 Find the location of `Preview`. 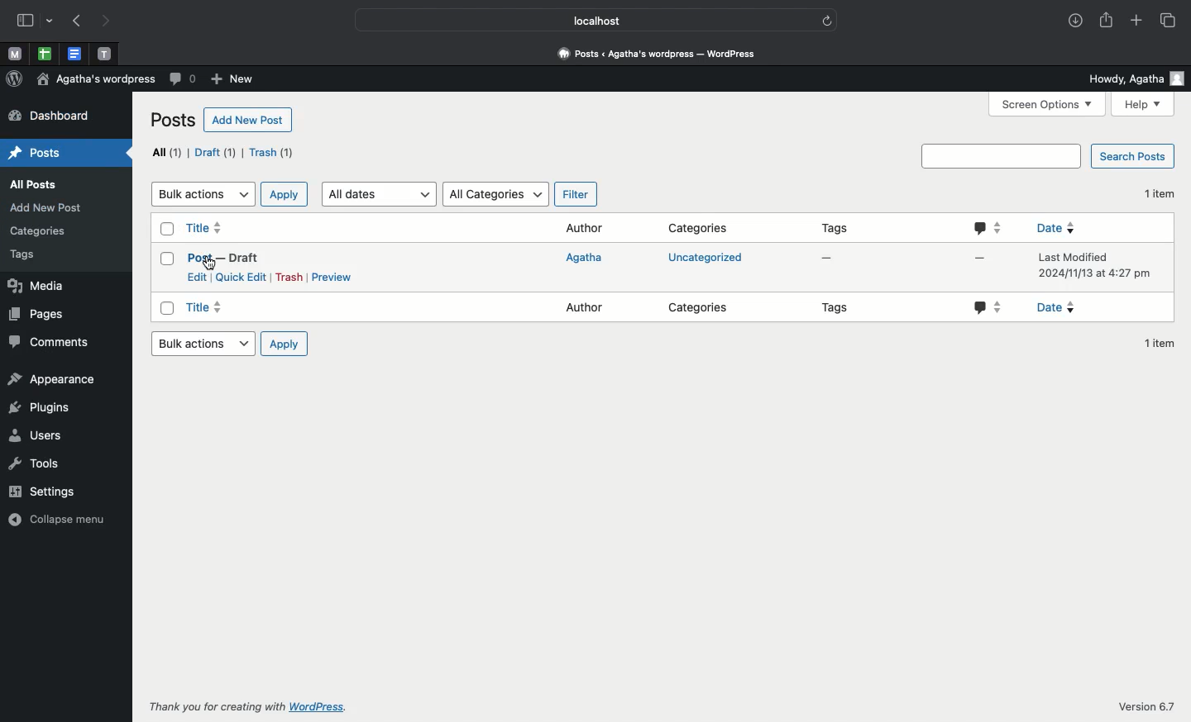

Preview is located at coordinates (332, 275).